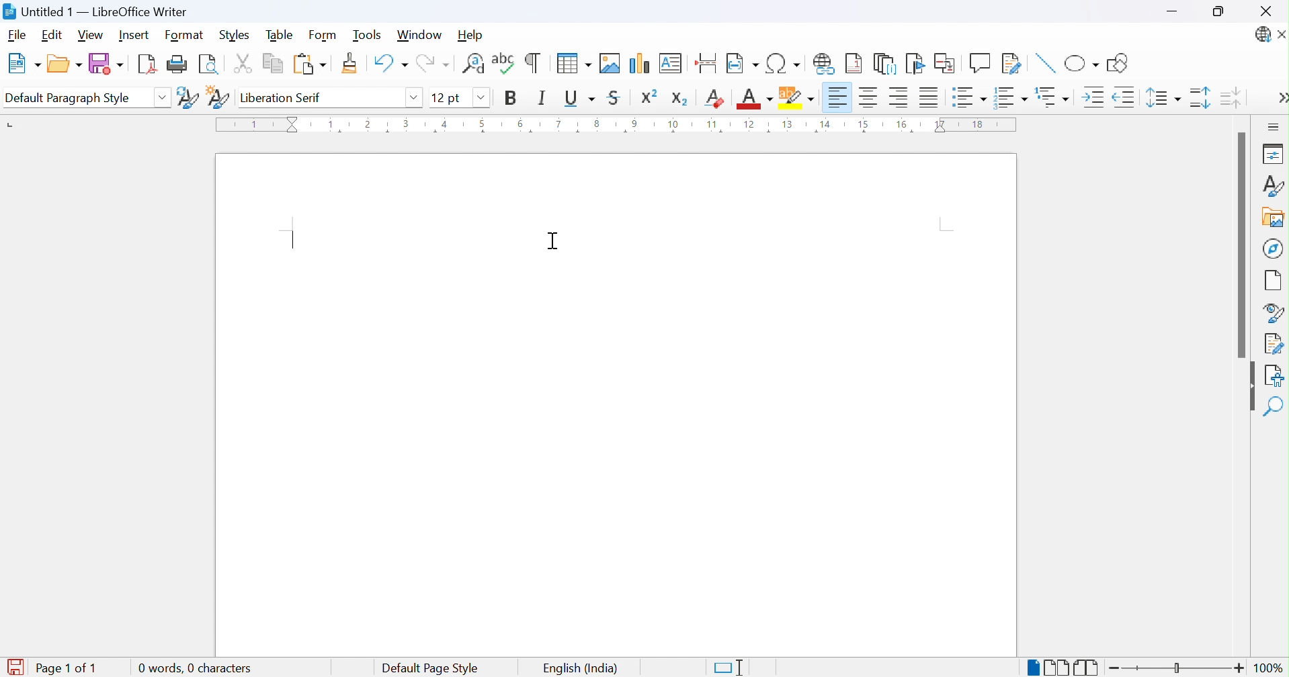  What do you see at coordinates (1200, 97) in the screenshot?
I see `INcrease paragraph sacing` at bounding box center [1200, 97].